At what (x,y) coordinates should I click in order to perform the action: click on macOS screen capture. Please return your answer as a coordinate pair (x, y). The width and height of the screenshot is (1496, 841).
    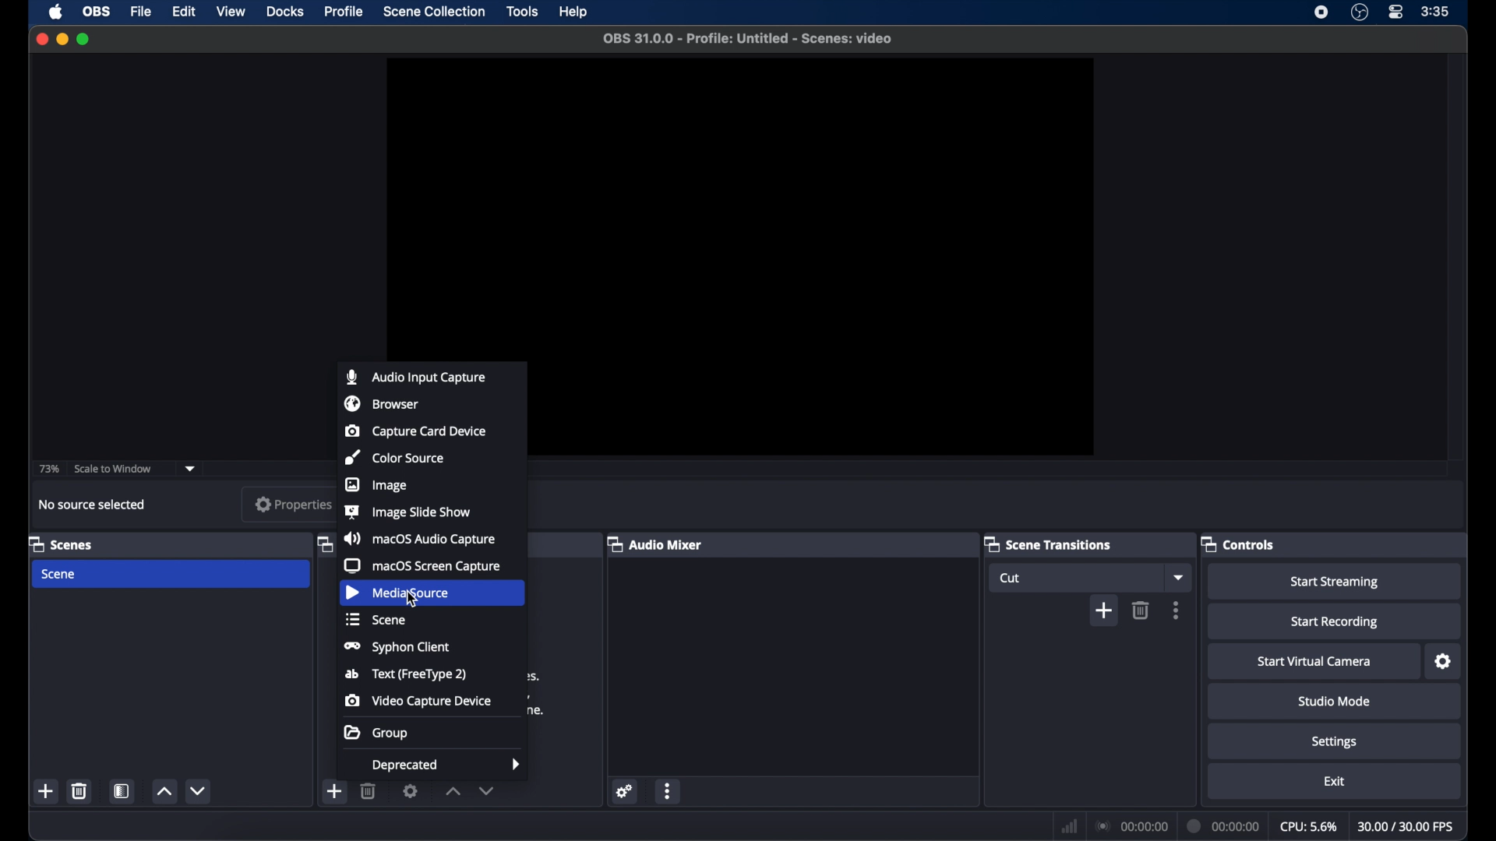
    Looking at the image, I should click on (425, 565).